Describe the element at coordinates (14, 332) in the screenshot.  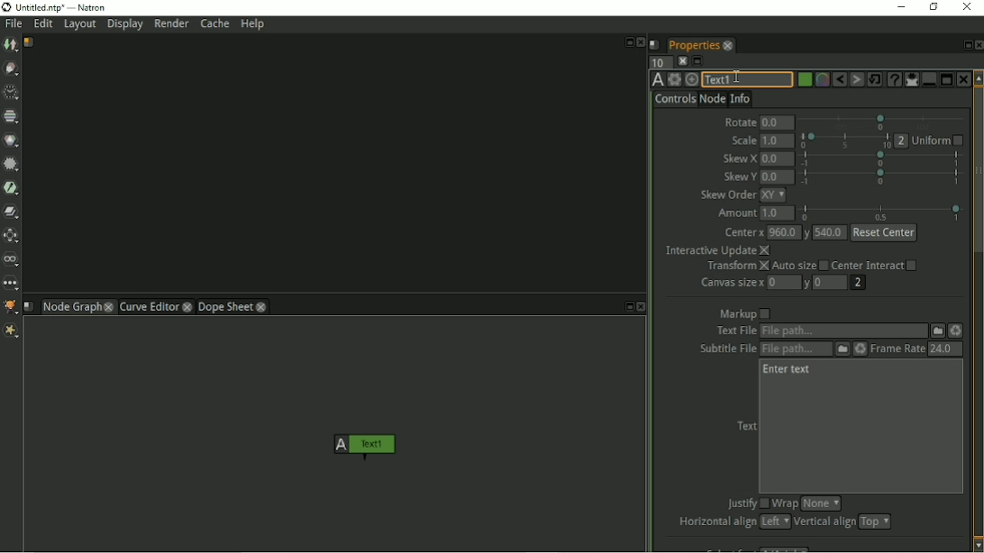
I see `Extra` at that location.